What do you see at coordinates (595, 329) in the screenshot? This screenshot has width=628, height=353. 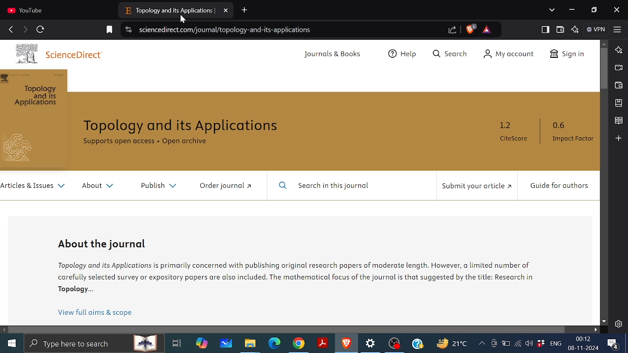 I see `Move right` at bounding box center [595, 329].